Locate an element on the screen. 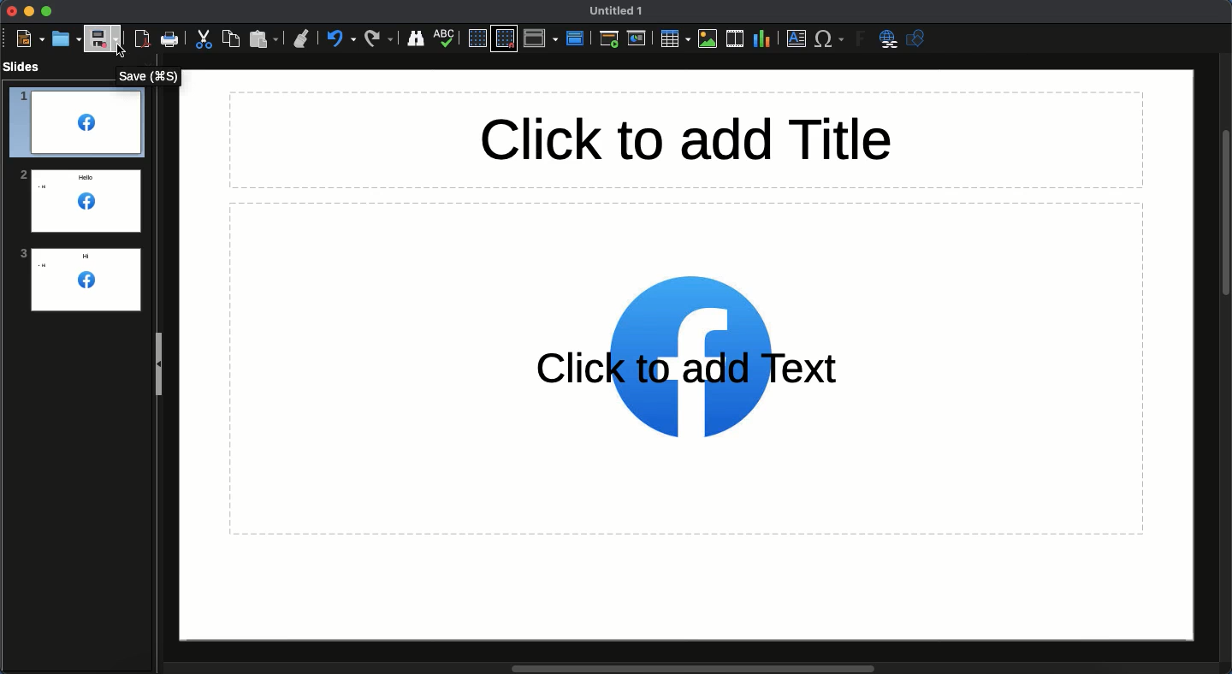  Table is located at coordinates (675, 39).